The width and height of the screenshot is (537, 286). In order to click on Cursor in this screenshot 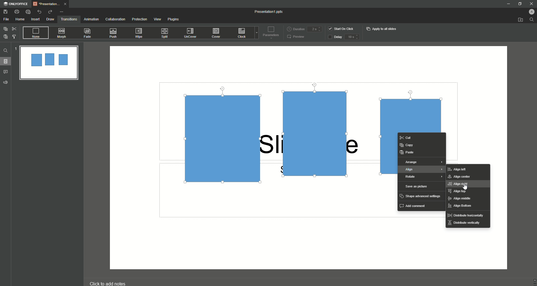, I will do `click(466, 187)`.